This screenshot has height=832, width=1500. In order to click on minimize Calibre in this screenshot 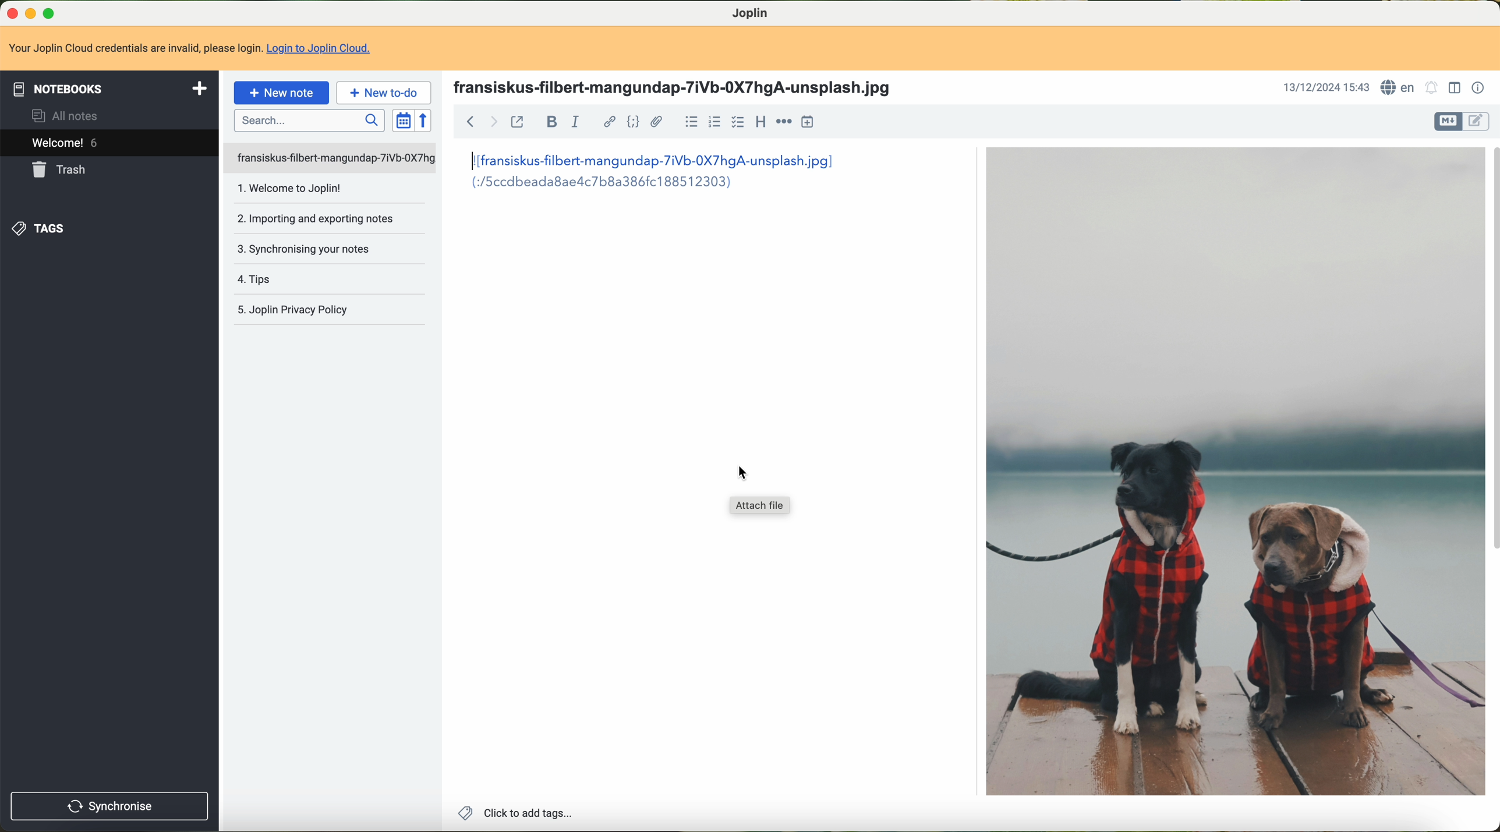, I will do `click(33, 13)`.